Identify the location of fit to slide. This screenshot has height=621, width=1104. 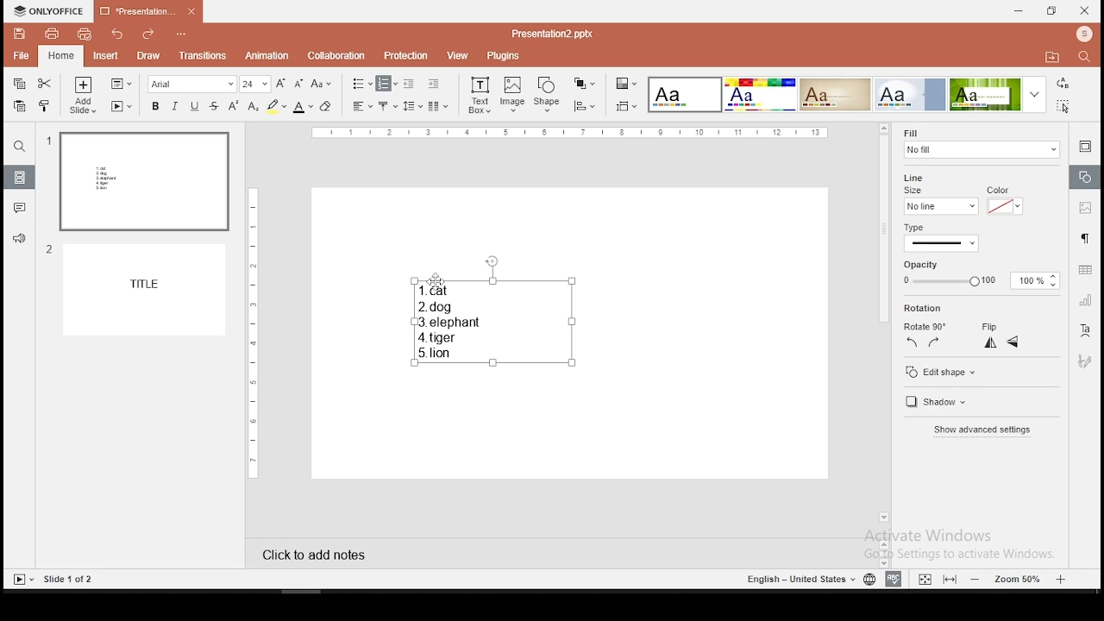
(925, 577).